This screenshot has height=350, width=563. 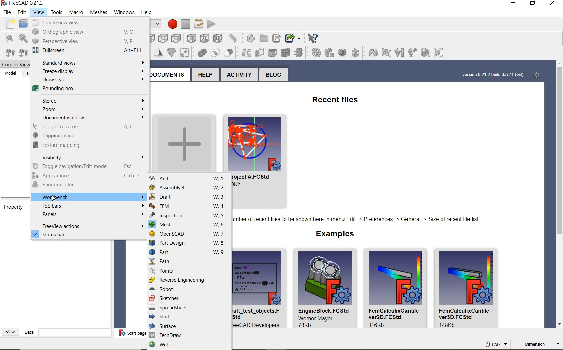 I want to click on blog, so click(x=272, y=75).